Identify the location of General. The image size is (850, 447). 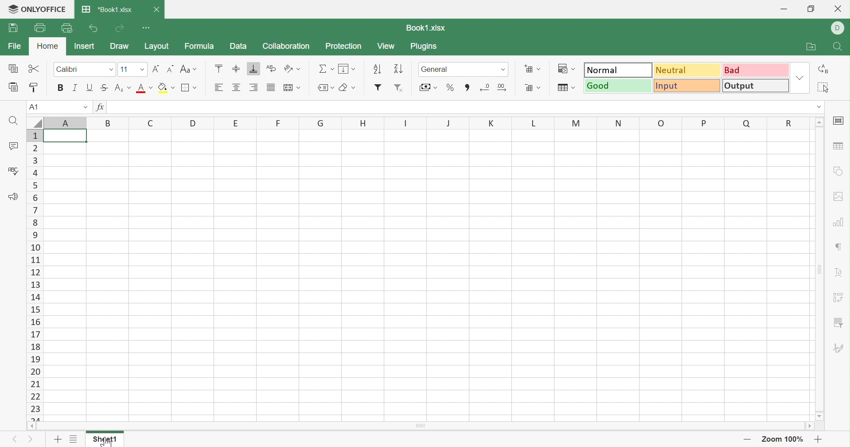
(441, 68).